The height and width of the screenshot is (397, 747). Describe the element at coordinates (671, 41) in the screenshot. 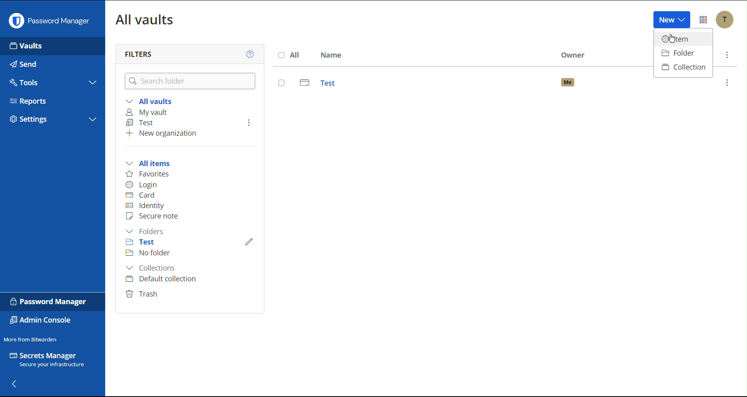

I see `Cursor` at that location.